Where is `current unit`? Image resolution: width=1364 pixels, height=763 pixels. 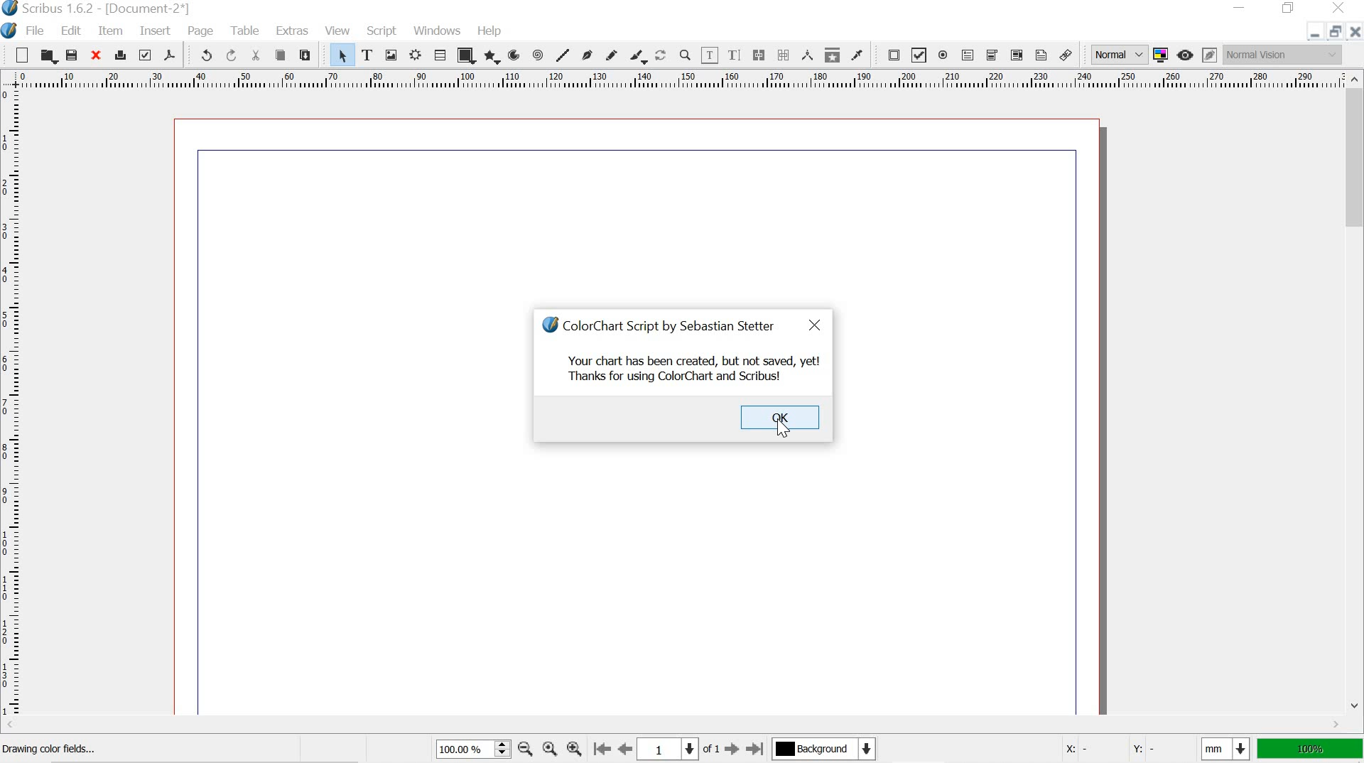 current unit is located at coordinates (1223, 749).